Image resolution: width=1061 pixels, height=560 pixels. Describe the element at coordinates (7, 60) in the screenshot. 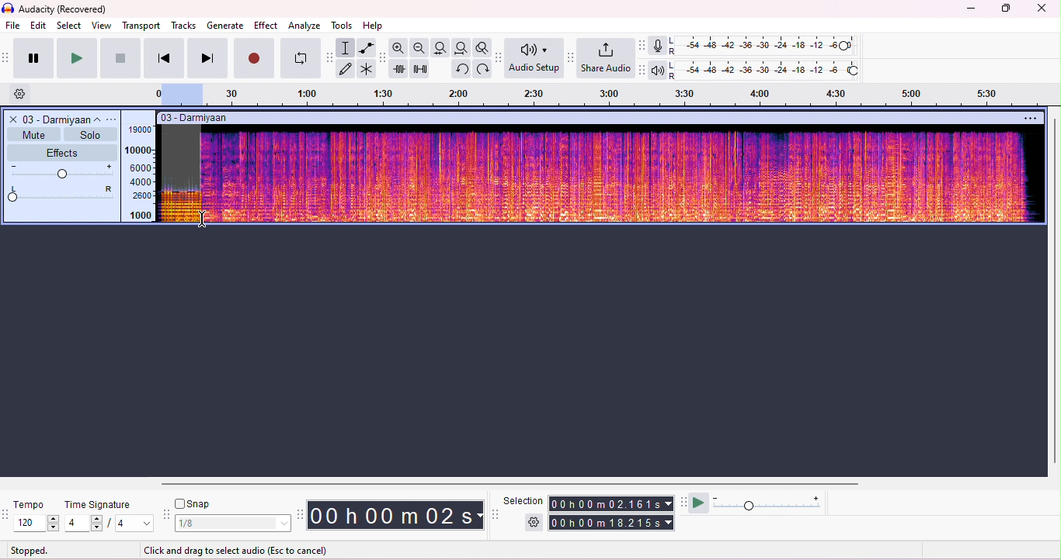

I see `transport toolbar` at that location.